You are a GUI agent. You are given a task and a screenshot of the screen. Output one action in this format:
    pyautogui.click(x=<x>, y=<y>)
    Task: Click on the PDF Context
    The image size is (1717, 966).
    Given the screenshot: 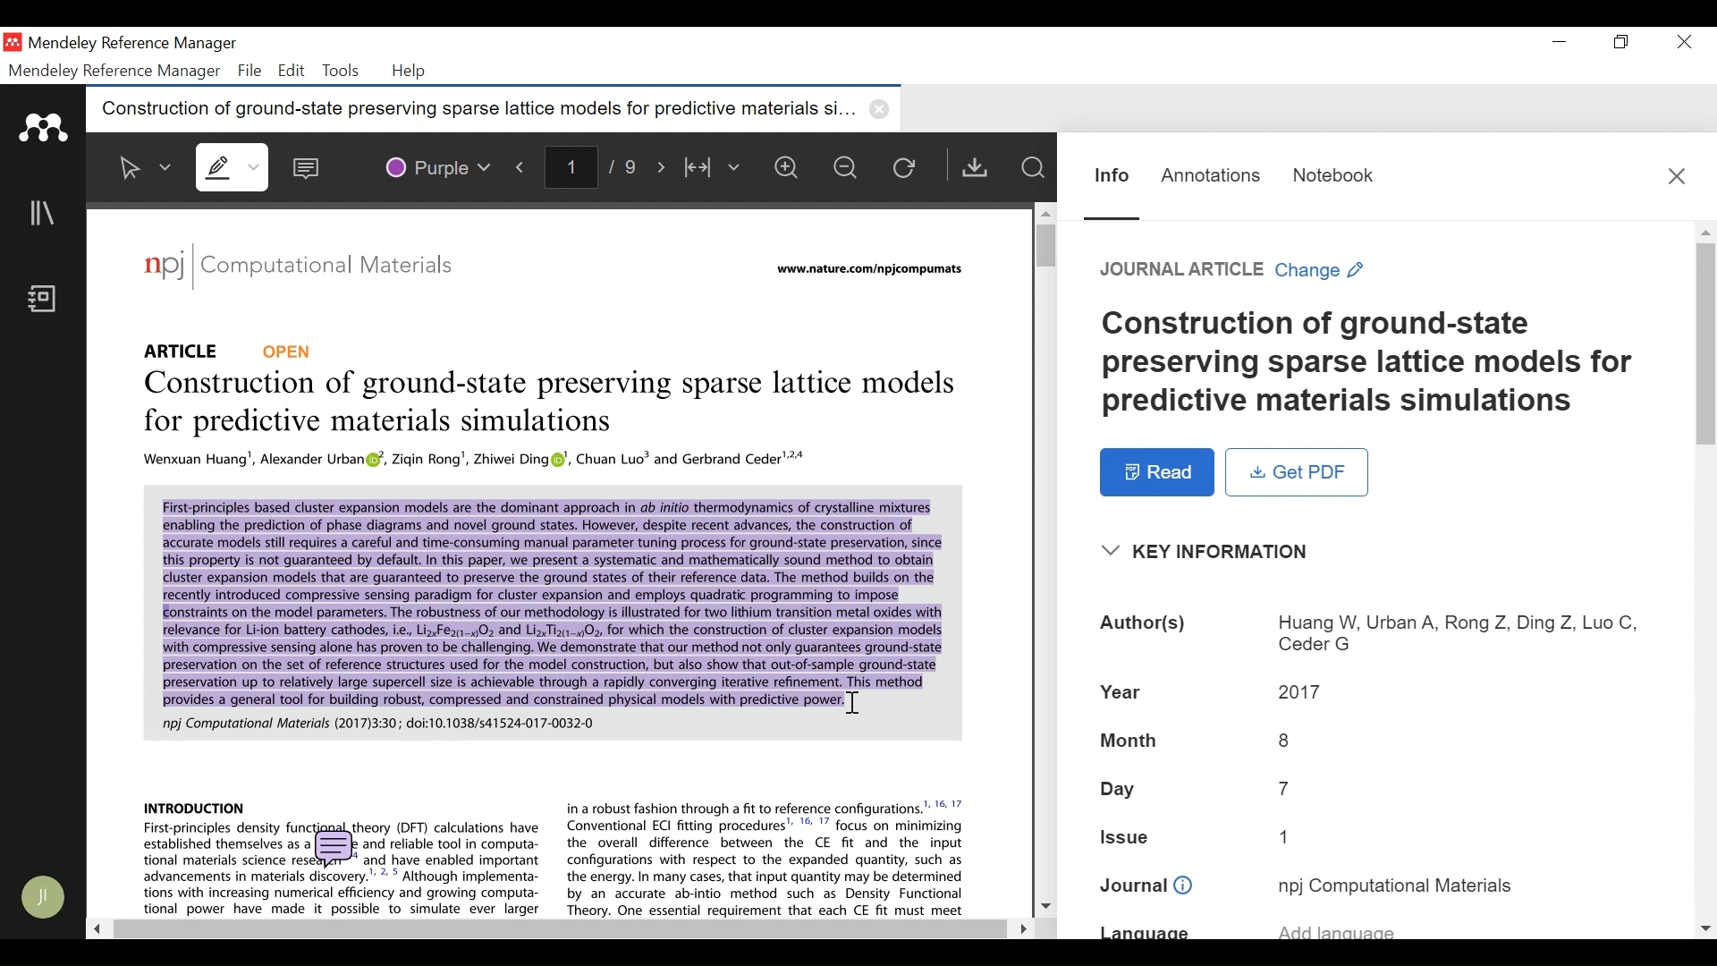 What is the action you would take?
    pyautogui.click(x=553, y=617)
    